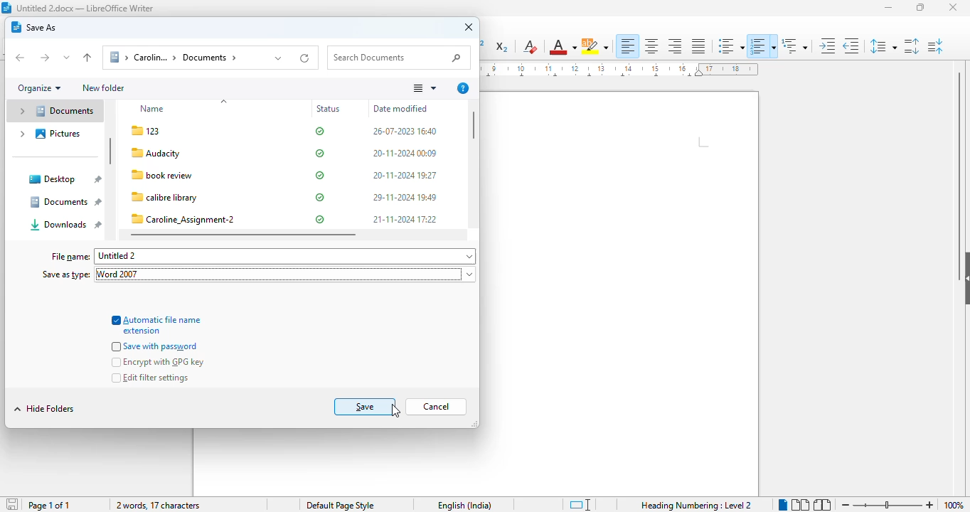  What do you see at coordinates (851, 46) in the screenshot?
I see `decrease indent` at bounding box center [851, 46].